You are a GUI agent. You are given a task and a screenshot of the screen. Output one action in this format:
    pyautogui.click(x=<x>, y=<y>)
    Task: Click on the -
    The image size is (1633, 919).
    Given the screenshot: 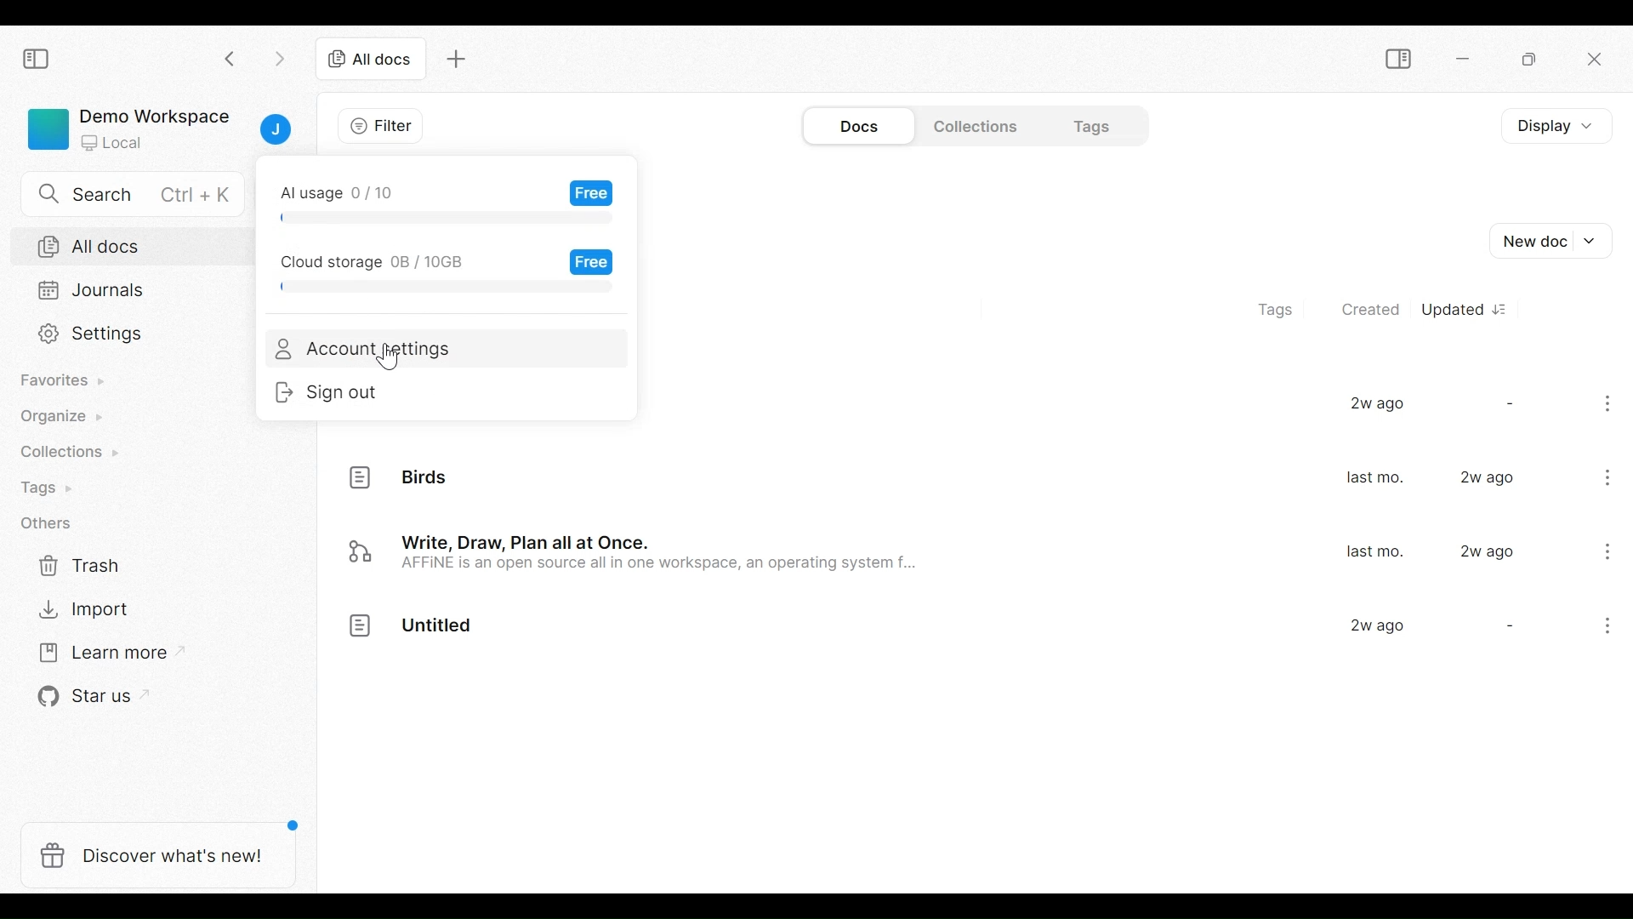 What is the action you would take?
    pyautogui.click(x=1507, y=627)
    